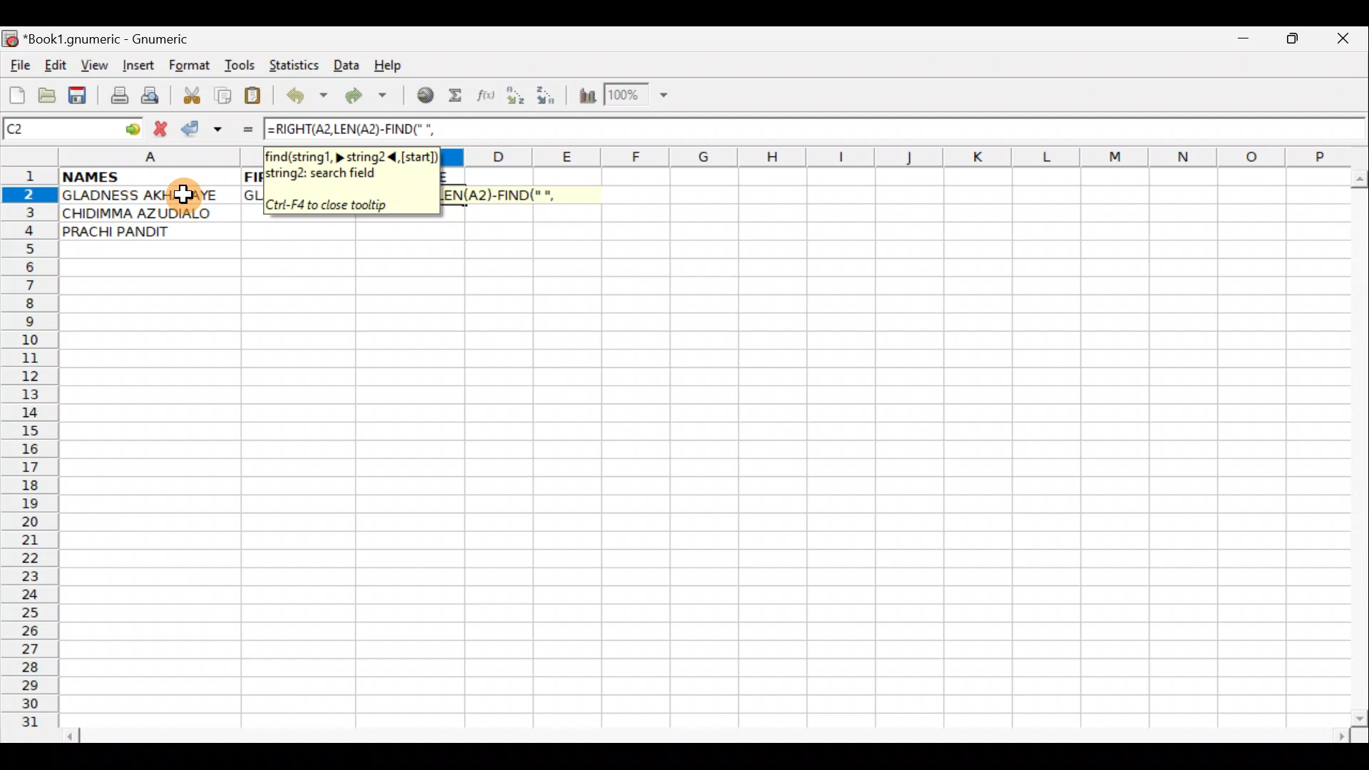  Describe the element at coordinates (550, 99) in the screenshot. I see `Sort Descending order` at that location.